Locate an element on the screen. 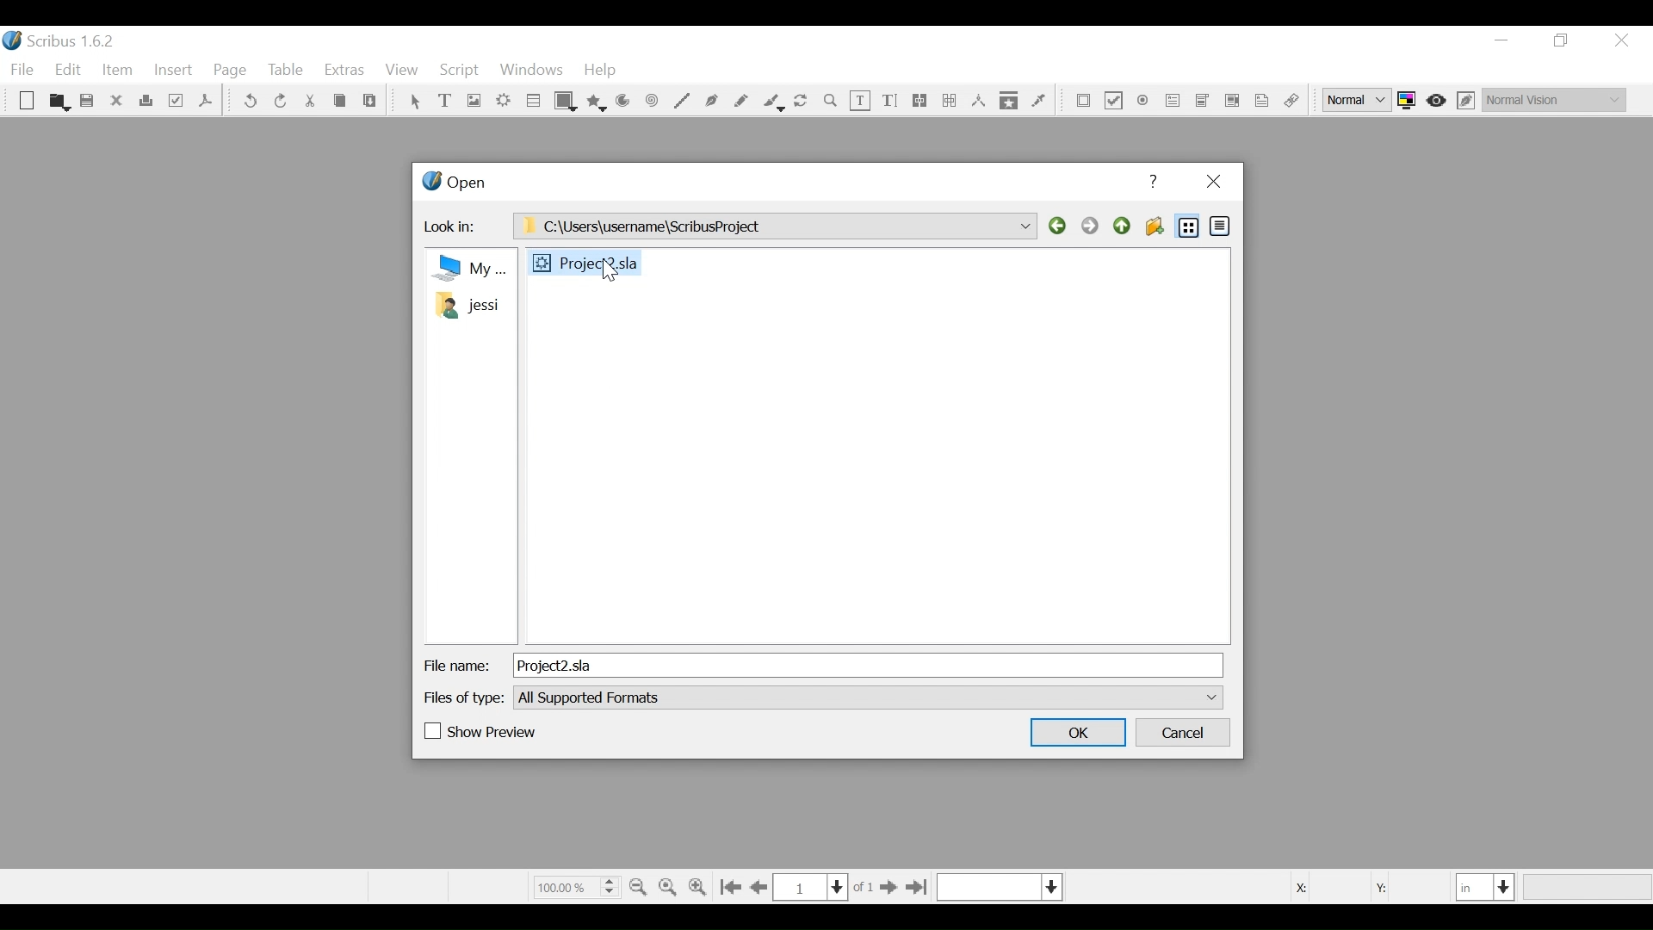  Insert is located at coordinates (174, 73).